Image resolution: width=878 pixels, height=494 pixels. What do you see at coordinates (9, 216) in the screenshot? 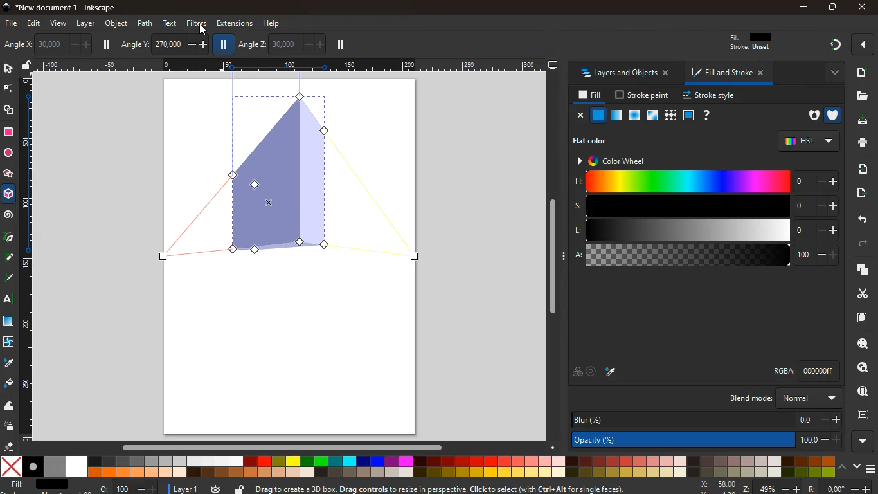
I see `spiral` at bounding box center [9, 216].